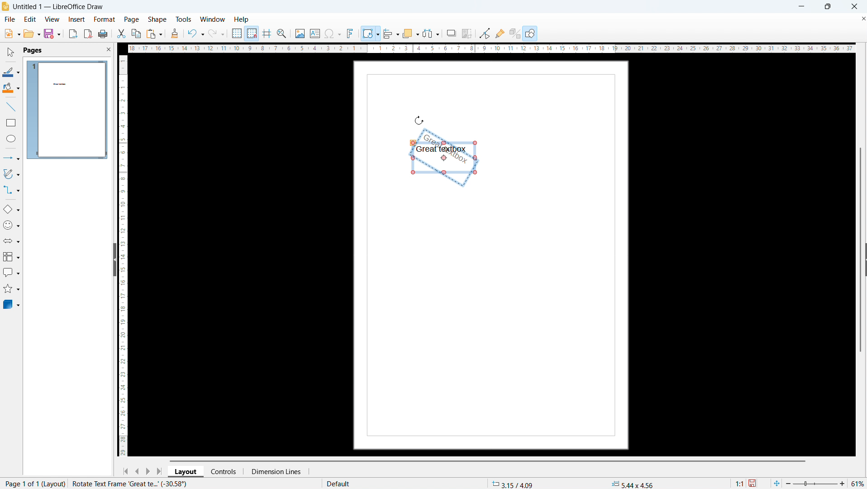  Describe the element at coordinates (300, 33) in the screenshot. I see `insert image` at that location.